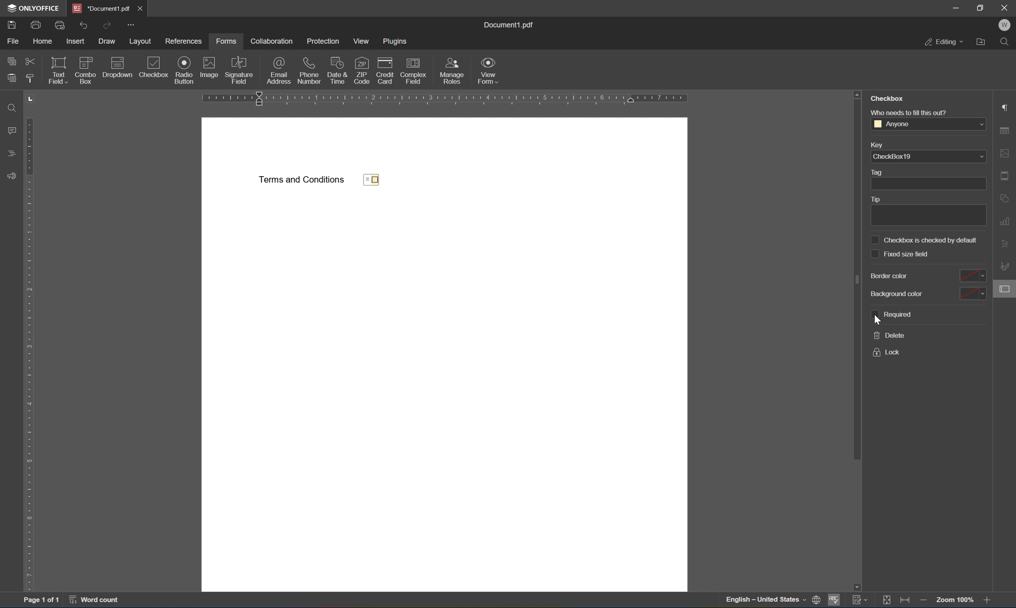 This screenshot has width=1016, height=608. What do you see at coordinates (362, 41) in the screenshot?
I see `view` at bounding box center [362, 41].